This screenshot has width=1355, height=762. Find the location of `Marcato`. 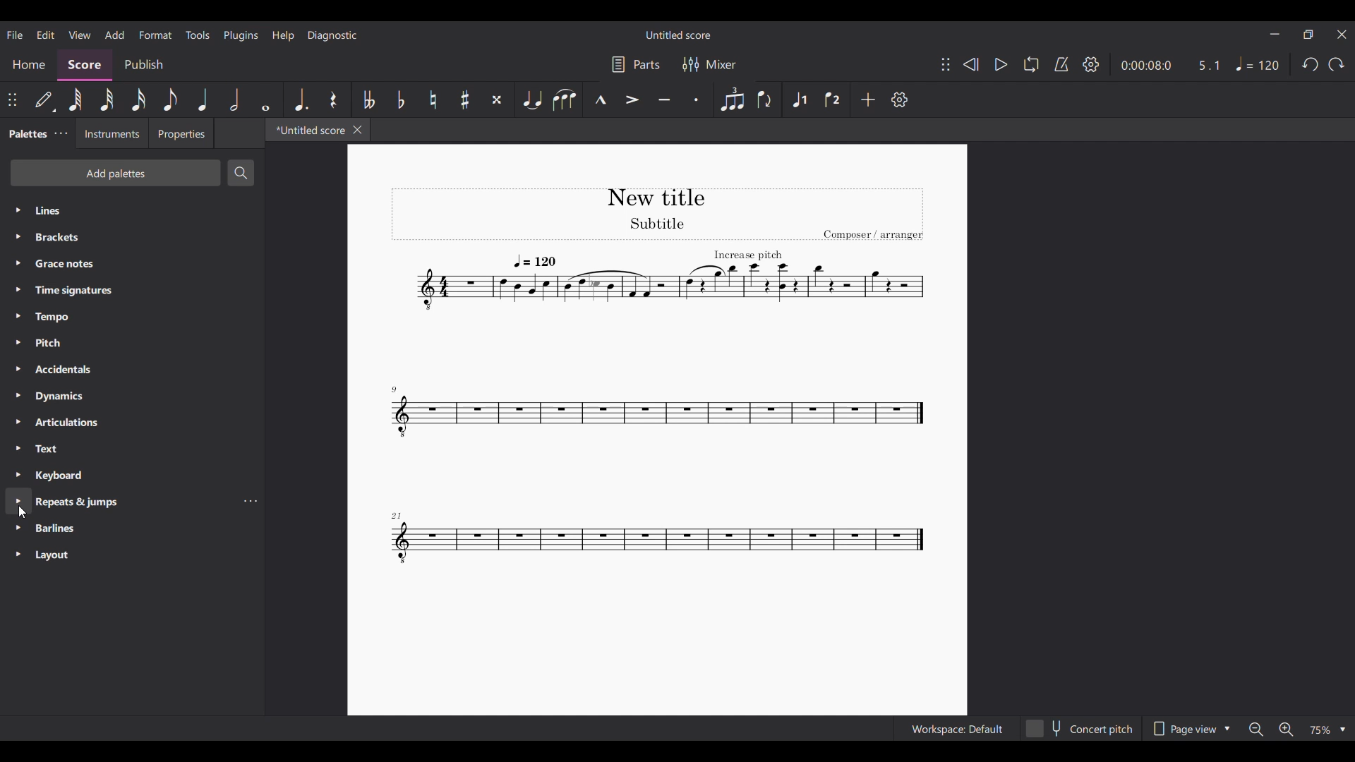

Marcato is located at coordinates (601, 99).